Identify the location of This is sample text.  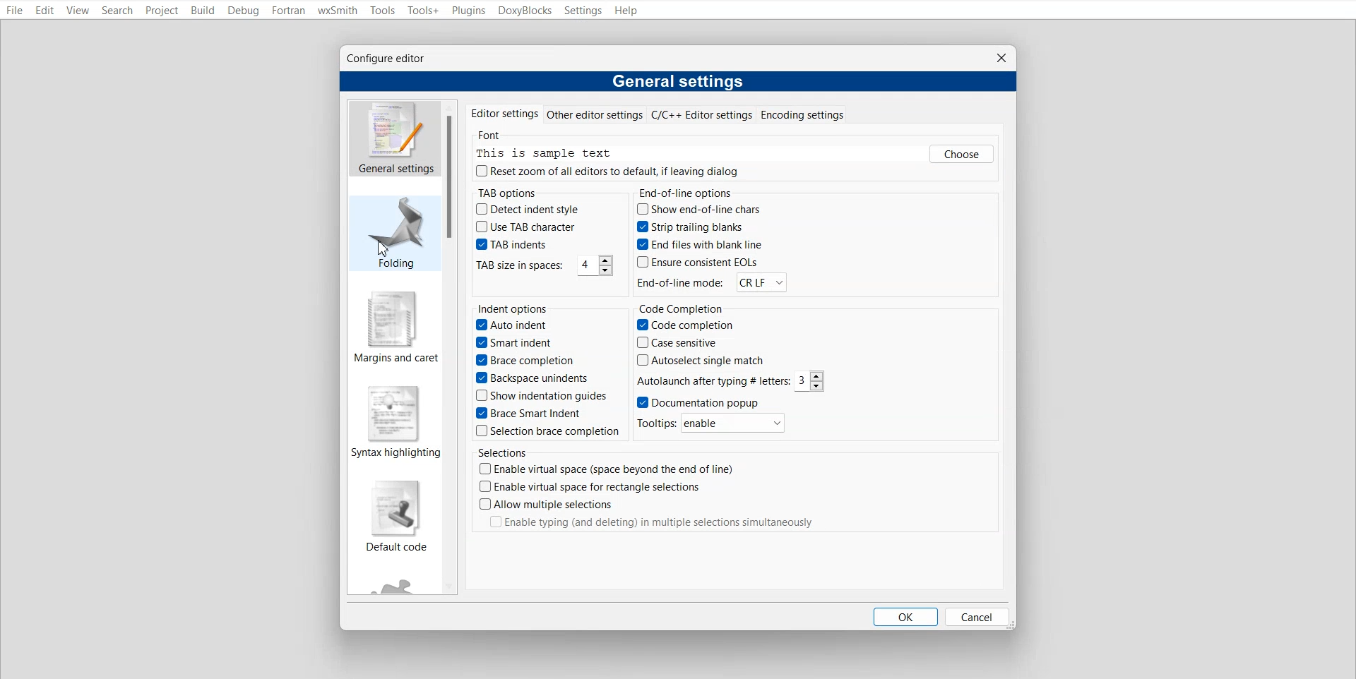
(548, 152).